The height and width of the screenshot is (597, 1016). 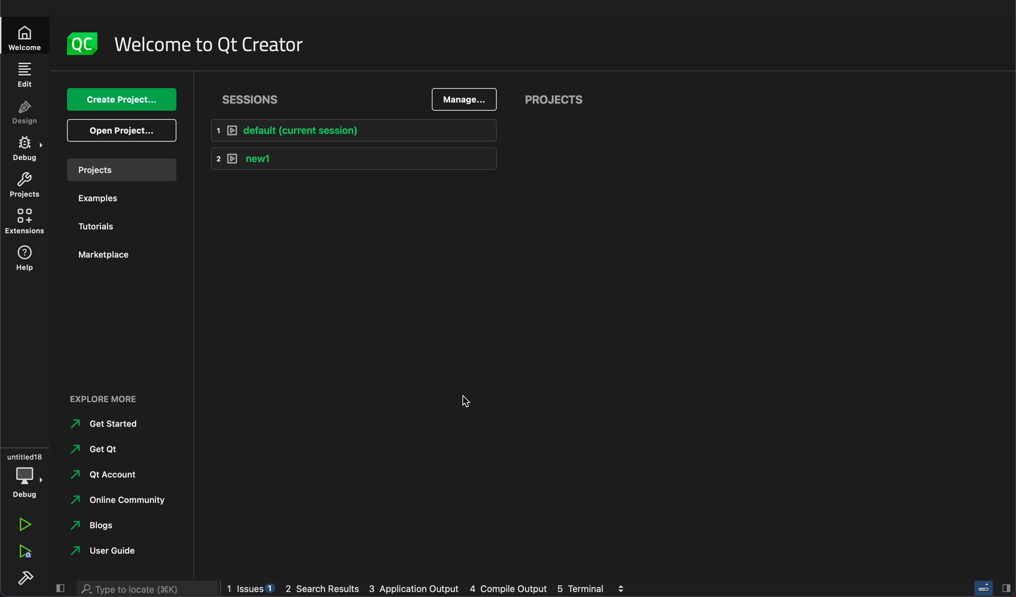 I want to click on design, so click(x=24, y=113).